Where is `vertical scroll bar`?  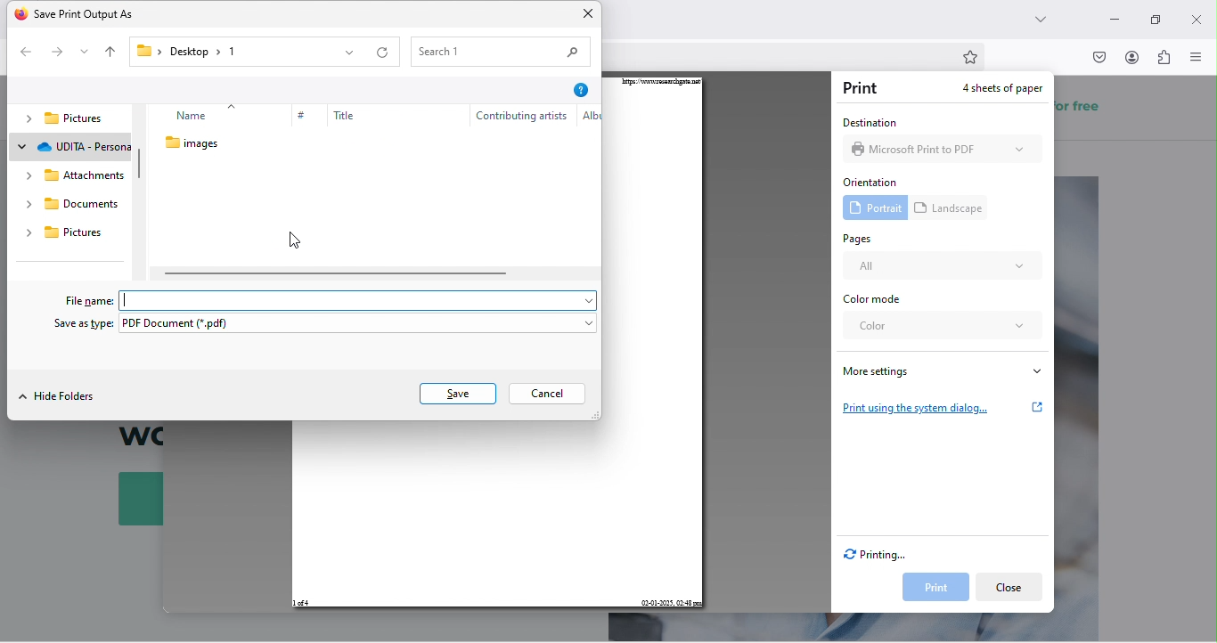
vertical scroll bar is located at coordinates (140, 164).